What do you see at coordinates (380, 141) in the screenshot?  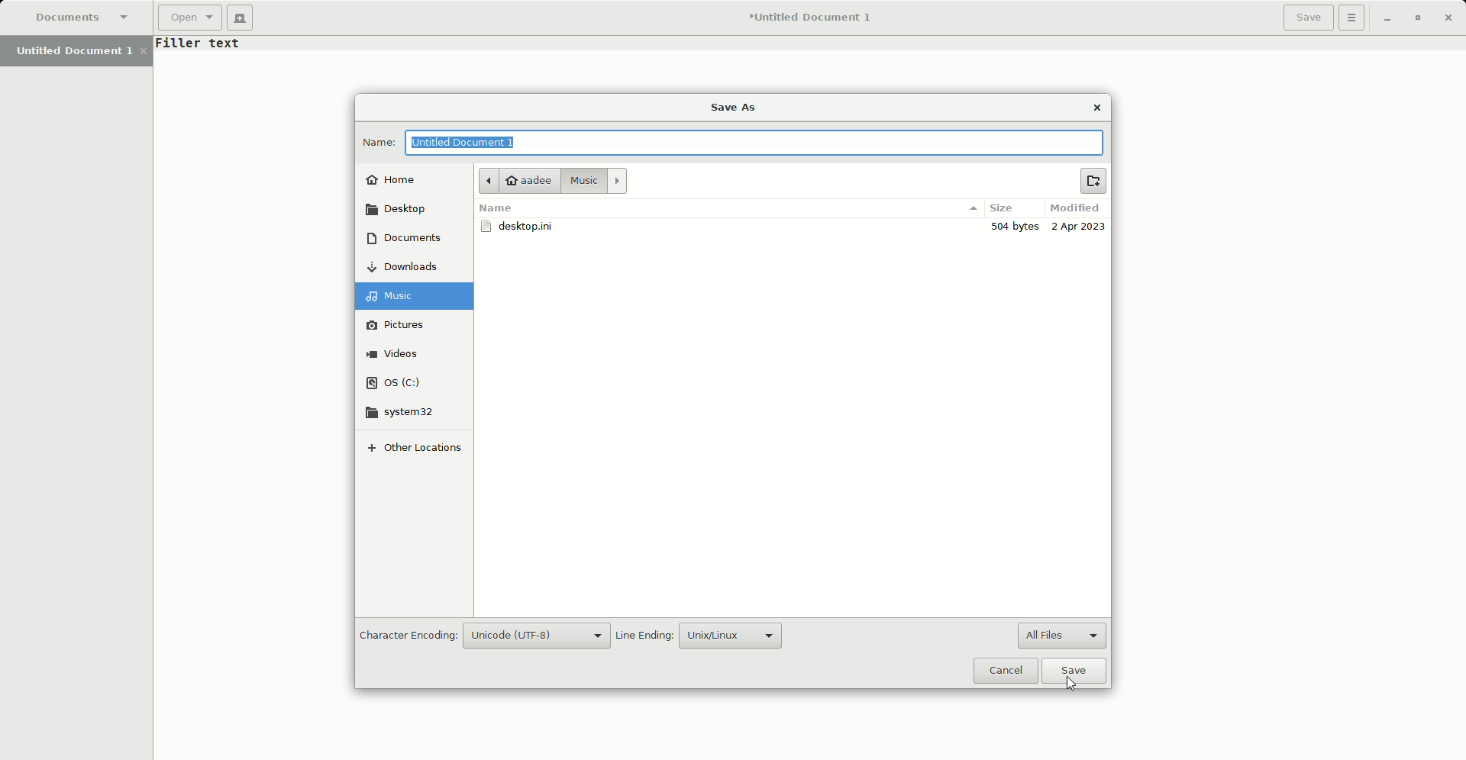 I see `Name` at bounding box center [380, 141].